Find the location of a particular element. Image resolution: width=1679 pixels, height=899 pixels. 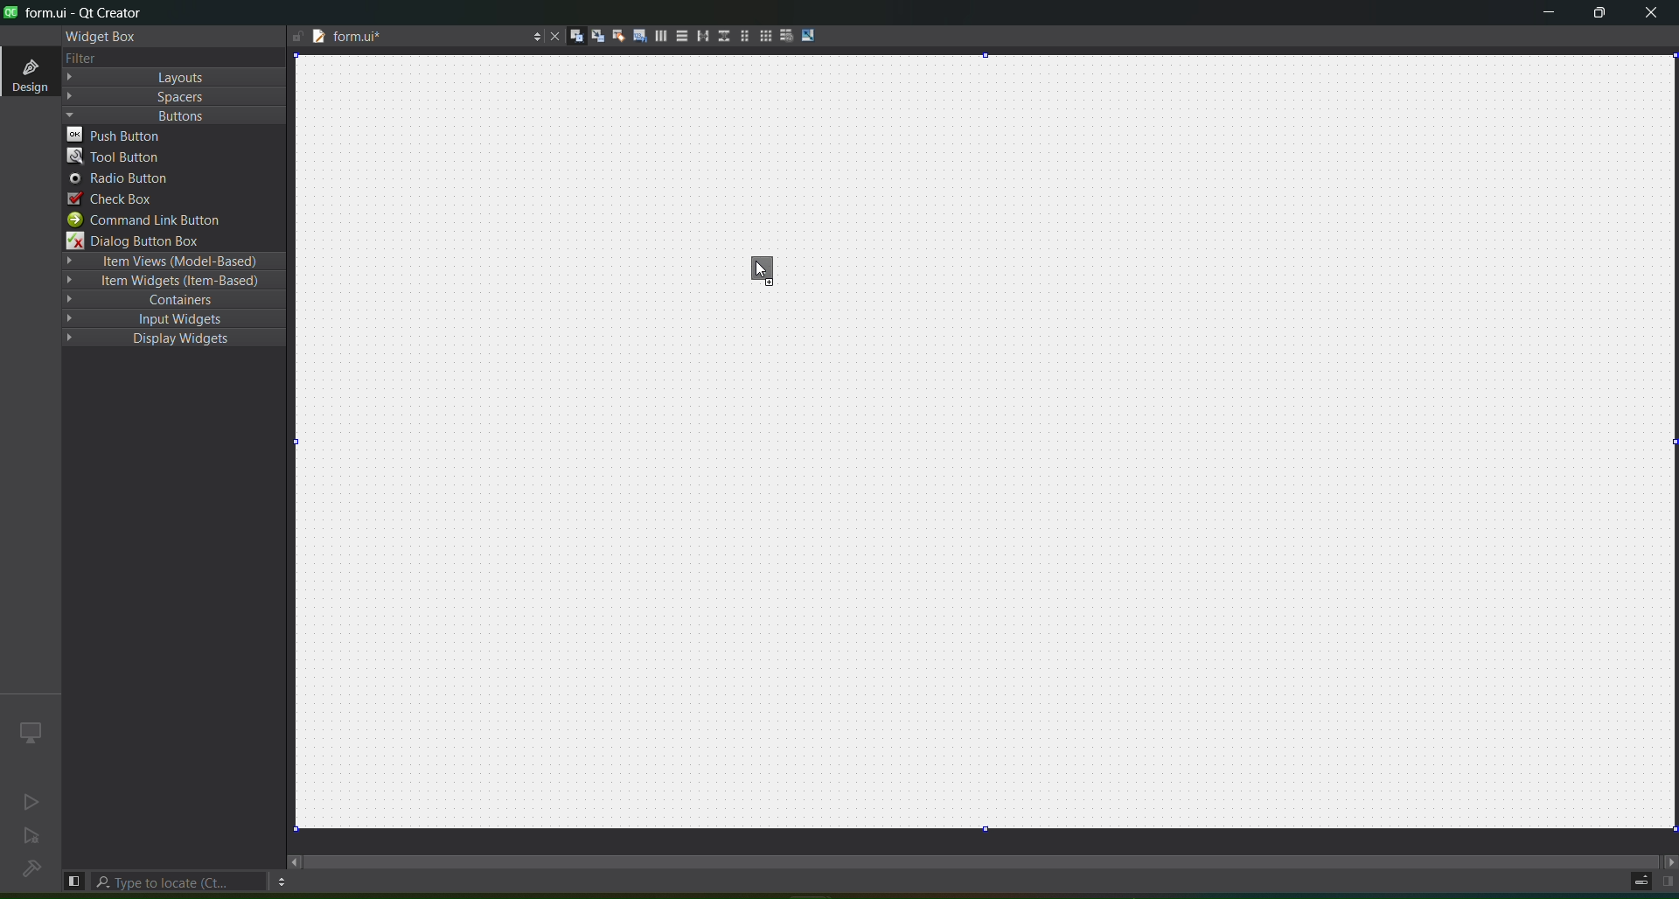

text is located at coordinates (87, 57).